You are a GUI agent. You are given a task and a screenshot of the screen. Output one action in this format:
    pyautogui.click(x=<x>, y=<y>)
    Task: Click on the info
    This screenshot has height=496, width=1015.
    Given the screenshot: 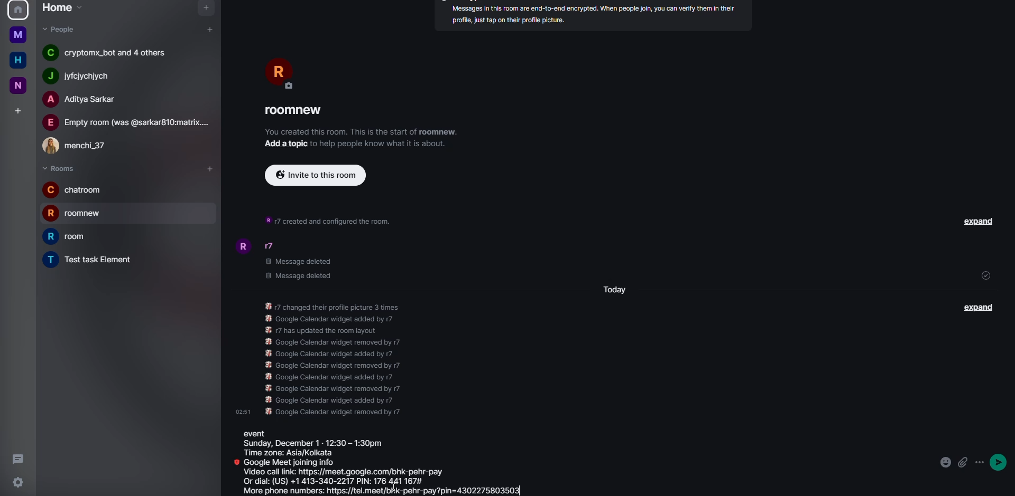 What is the action you would take?
    pyautogui.click(x=331, y=358)
    